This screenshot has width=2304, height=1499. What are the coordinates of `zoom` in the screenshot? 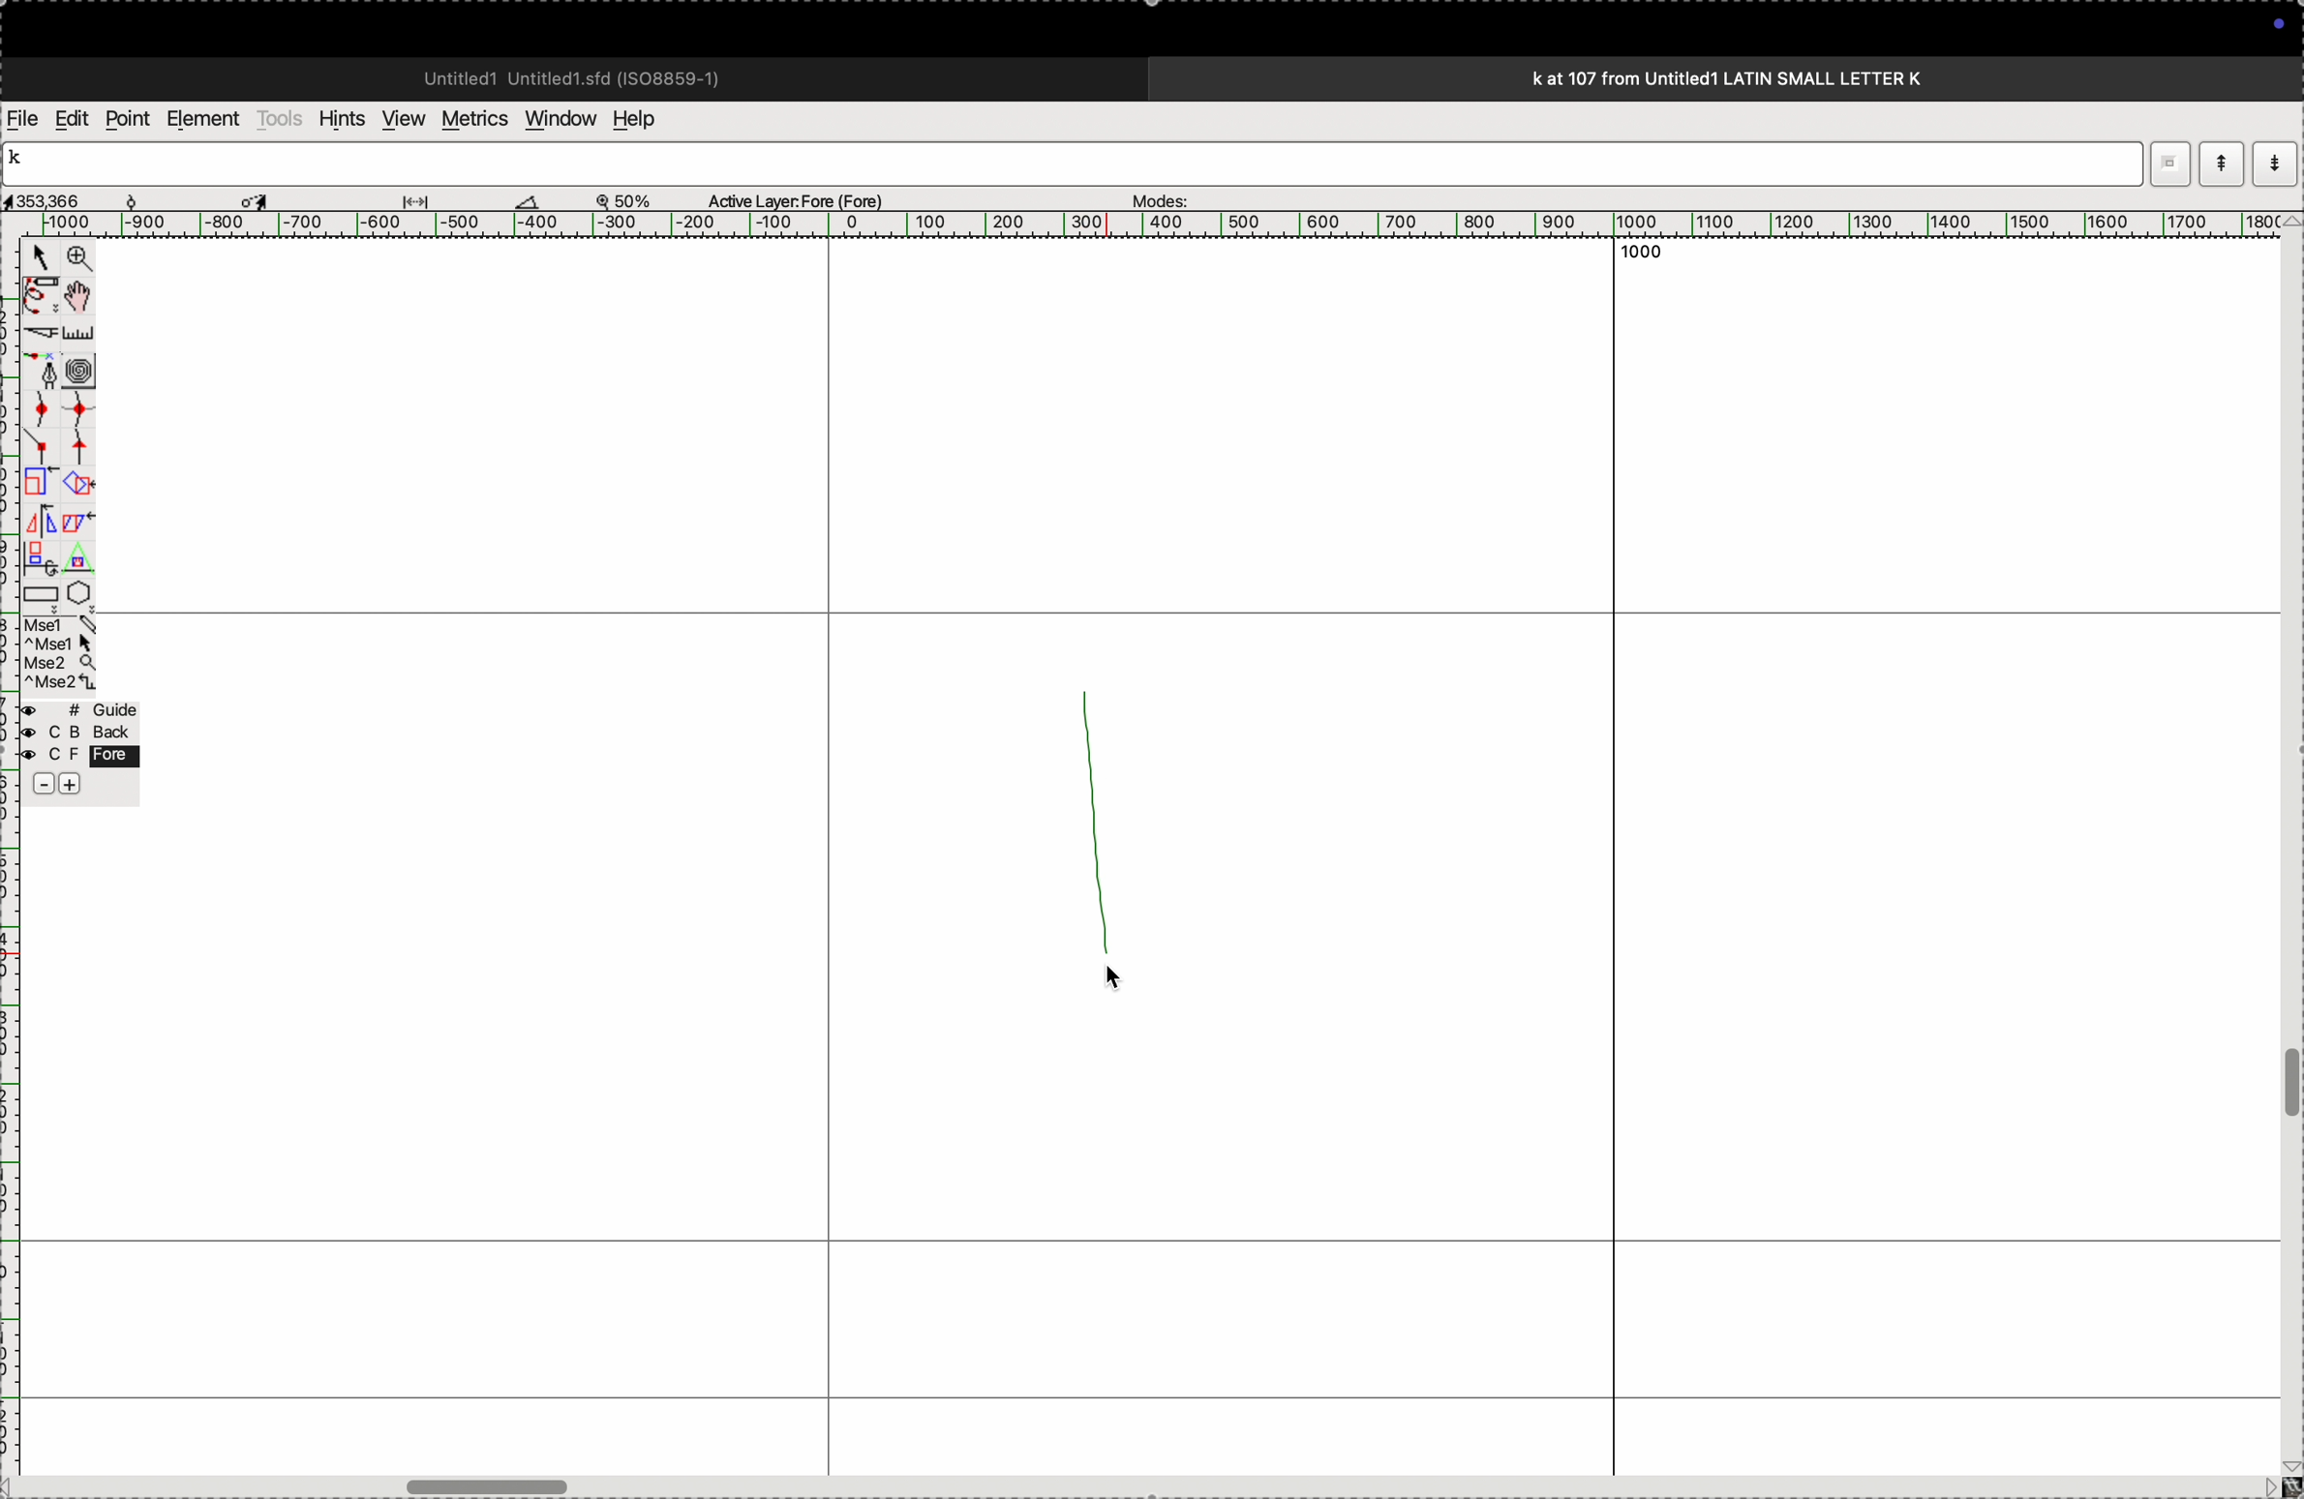 It's located at (76, 260).